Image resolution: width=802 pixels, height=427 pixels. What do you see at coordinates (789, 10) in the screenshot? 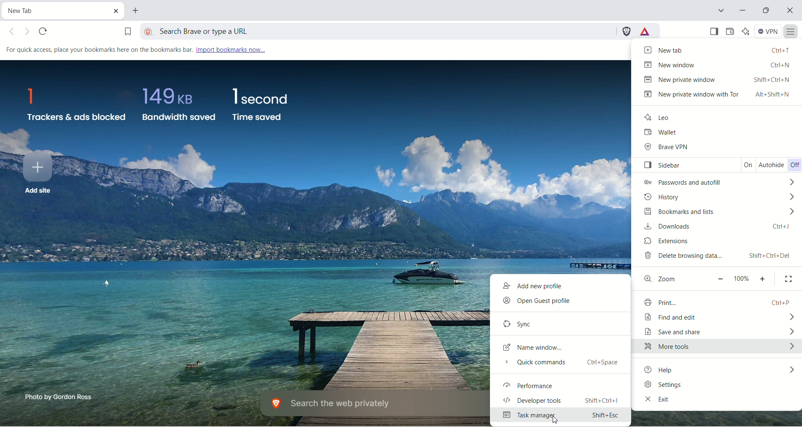
I see `close` at bounding box center [789, 10].